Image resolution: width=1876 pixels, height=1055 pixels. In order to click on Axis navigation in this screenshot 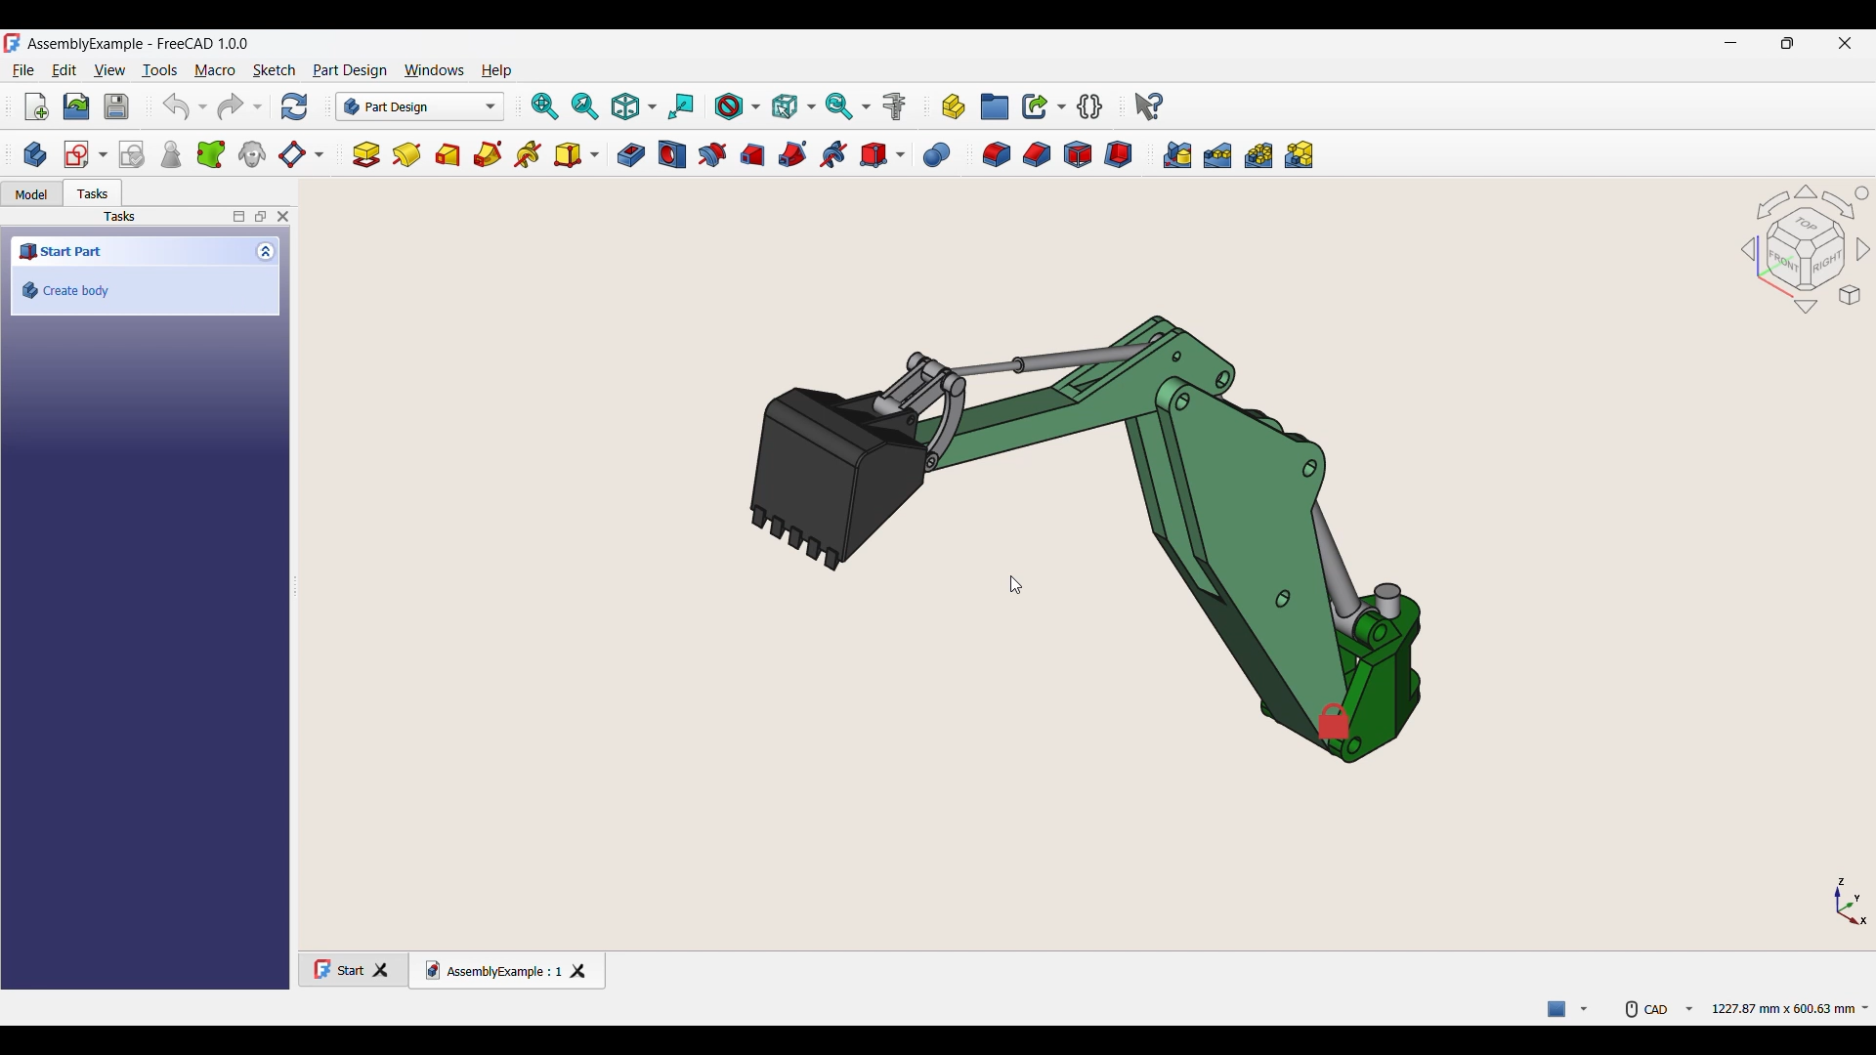, I will do `click(1853, 901)`.